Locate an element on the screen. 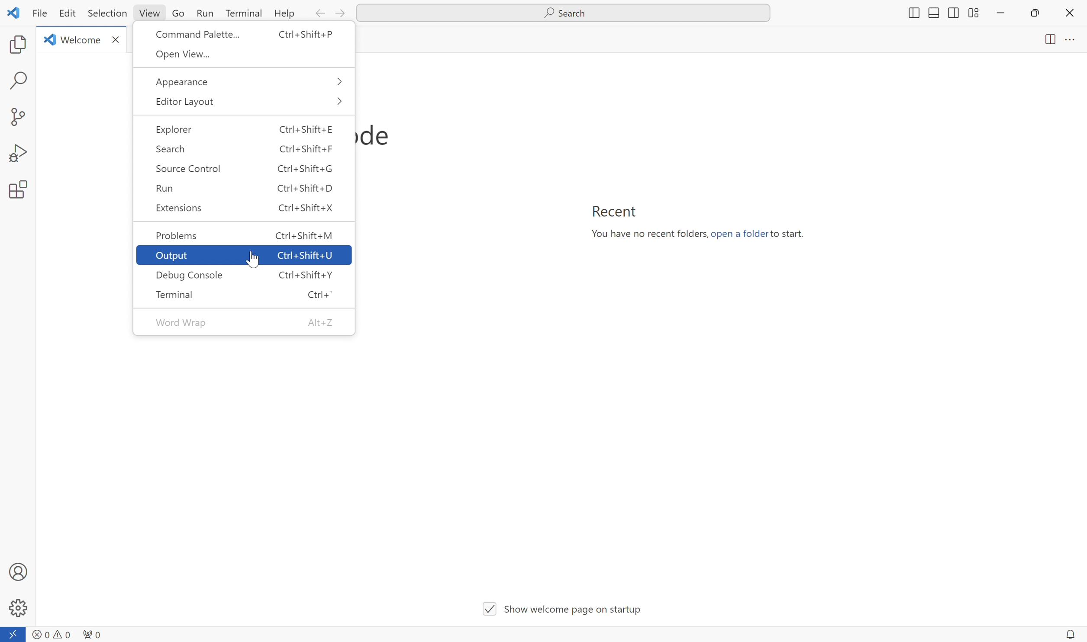 This screenshot has height=642, width=1087. File is located at coordinates (40, 15).